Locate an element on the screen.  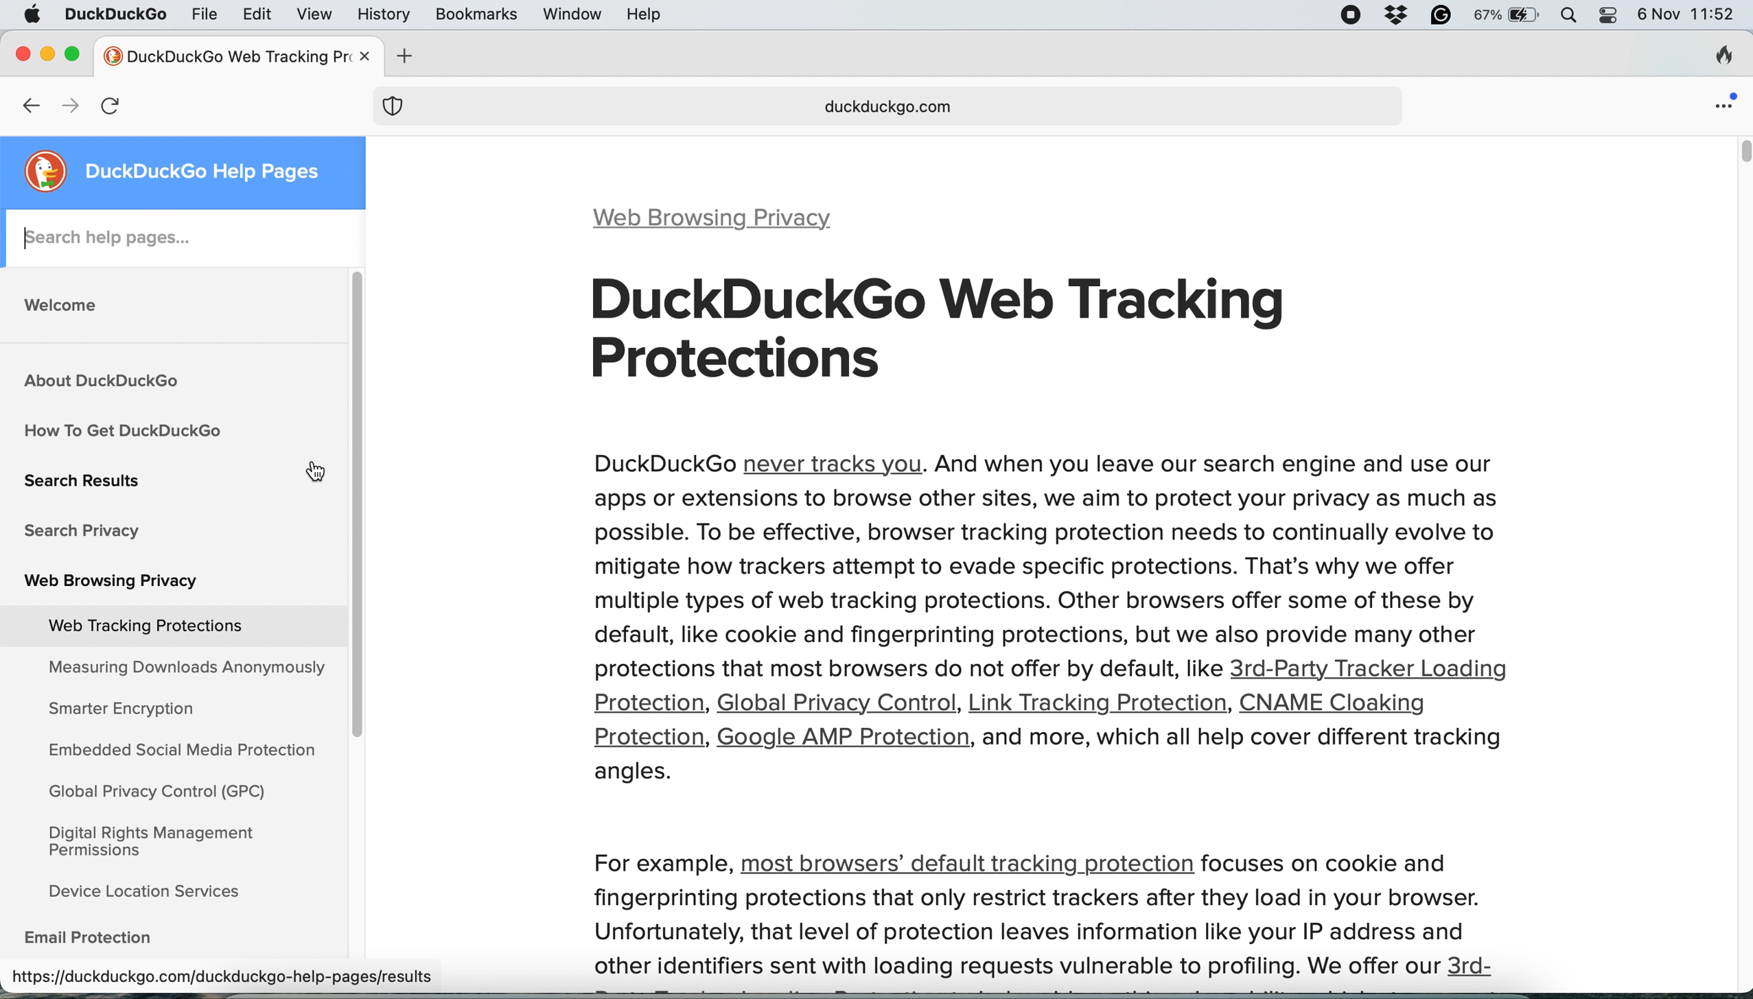
search help pages is located at coordinates (185, 238).